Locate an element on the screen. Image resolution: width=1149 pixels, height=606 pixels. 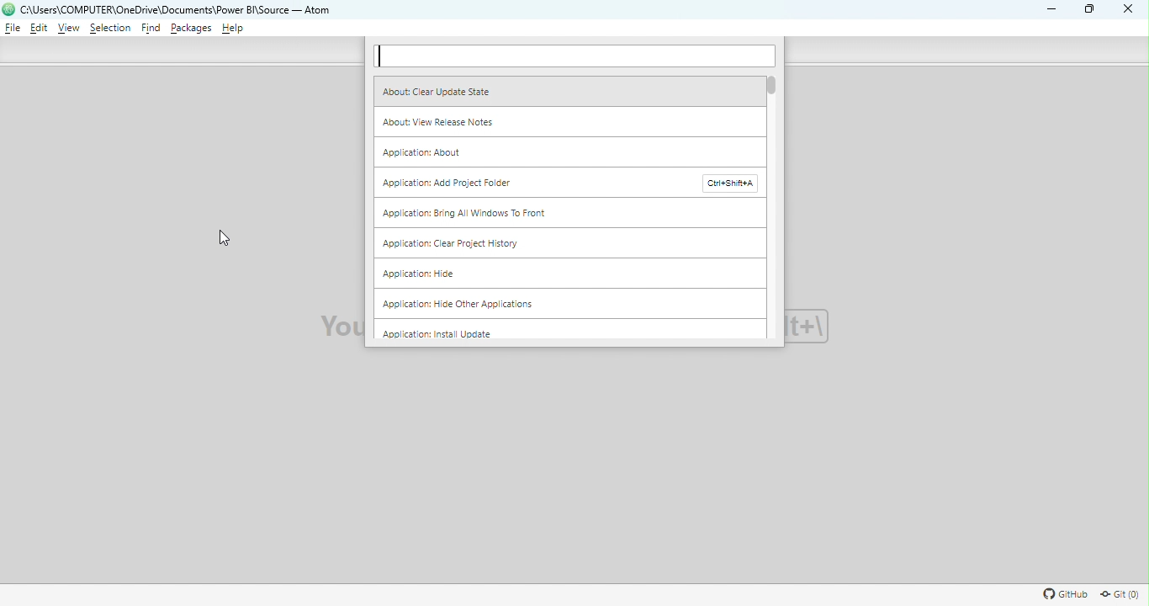
GitHub is located at coordinates (1063, 596).